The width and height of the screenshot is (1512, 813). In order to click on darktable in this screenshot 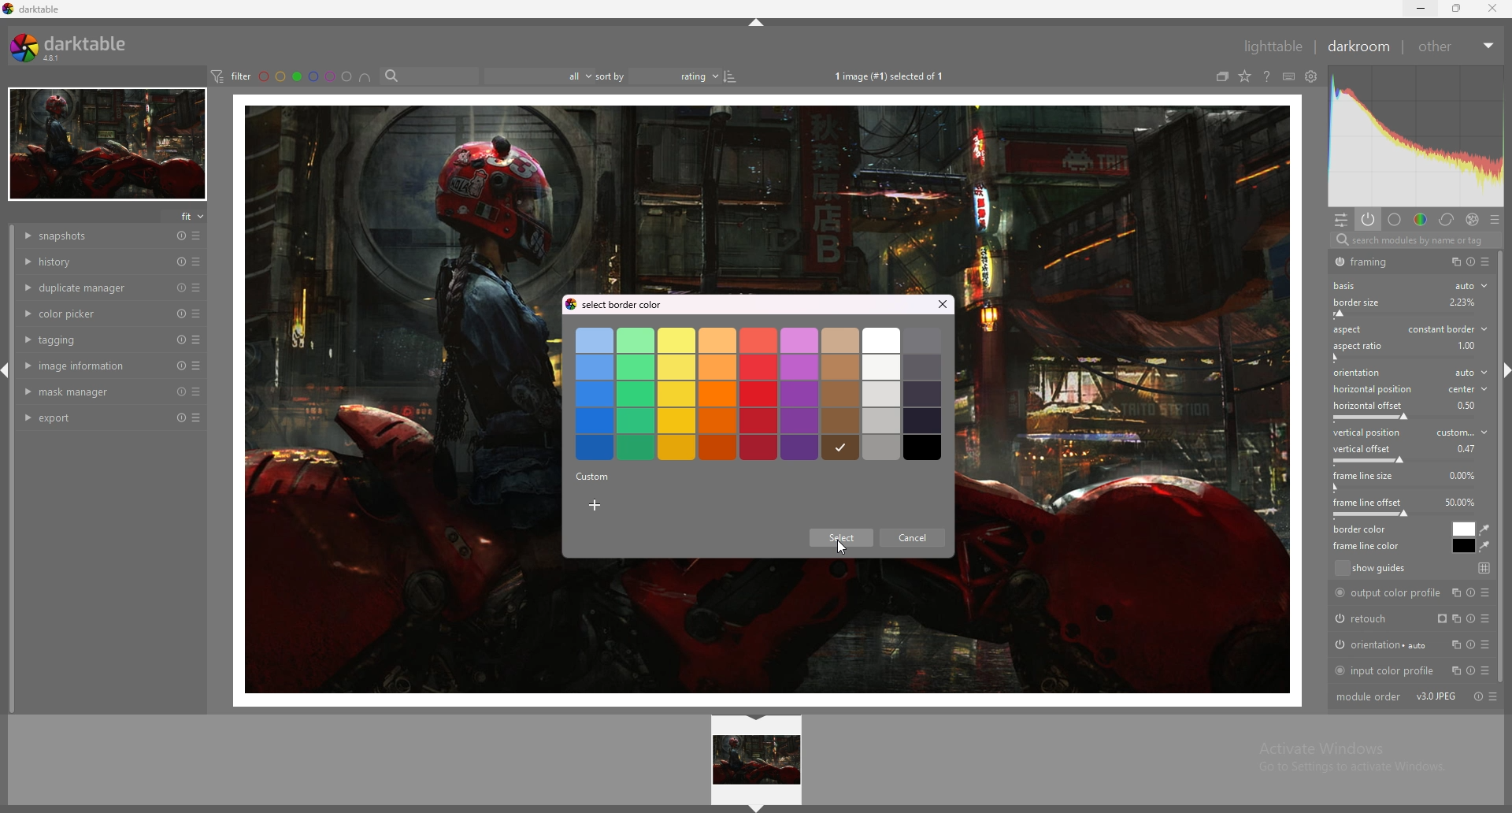, I will do `click(33, 9)`.